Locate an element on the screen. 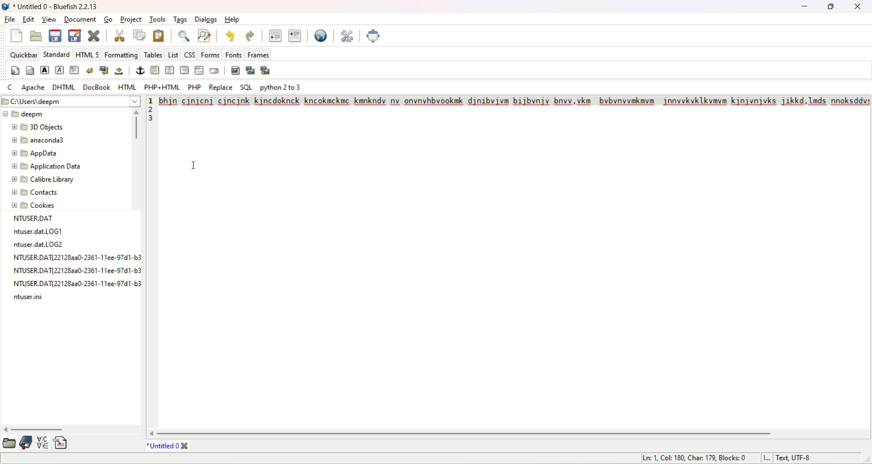 The width and height of the screenshot is (872, 464). show find bar is located at coordinates (184, 36).